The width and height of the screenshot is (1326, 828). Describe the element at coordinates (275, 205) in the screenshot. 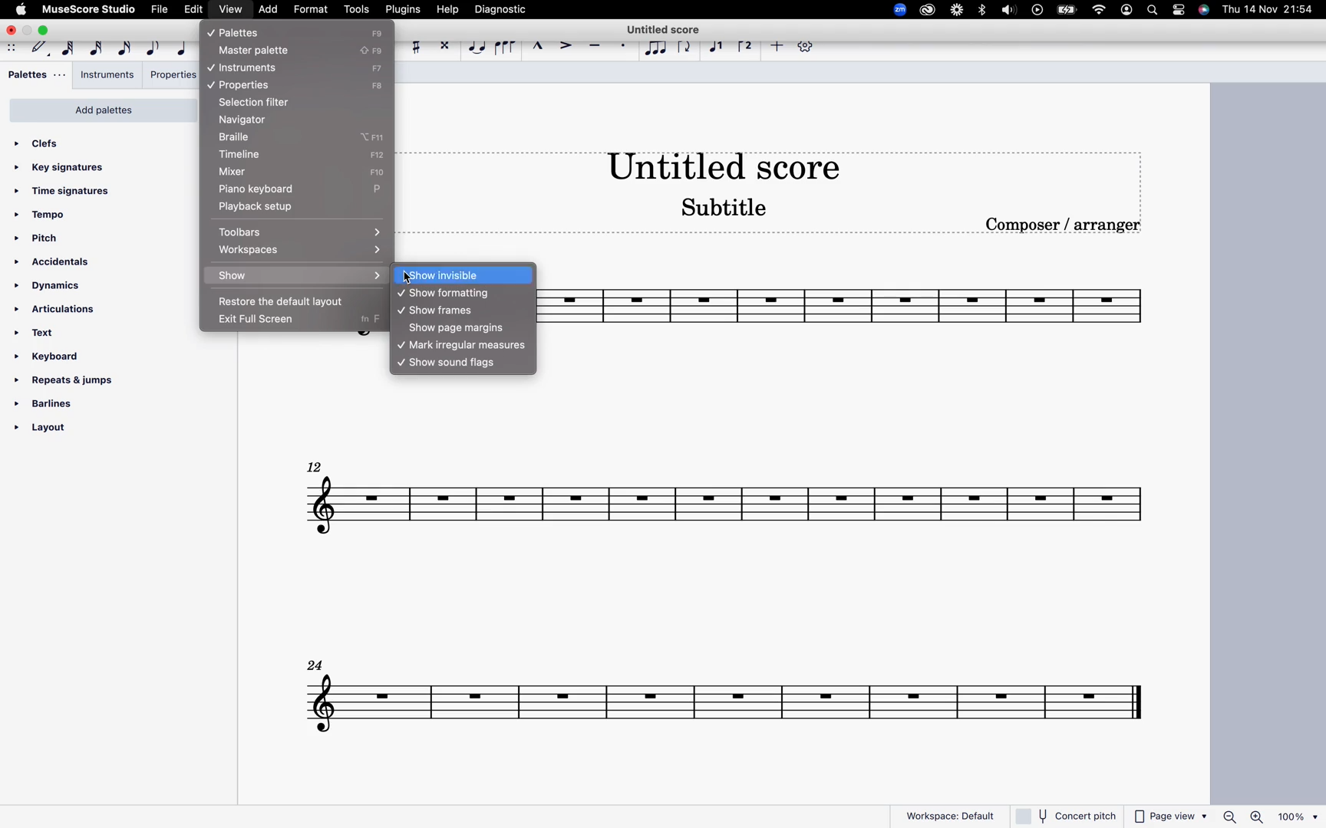

I see `playback setup` at that location.